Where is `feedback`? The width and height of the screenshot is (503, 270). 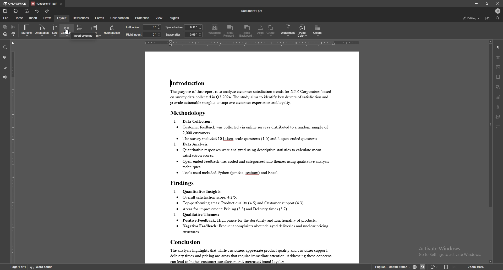 feedback is located at coordinates (5, 77).